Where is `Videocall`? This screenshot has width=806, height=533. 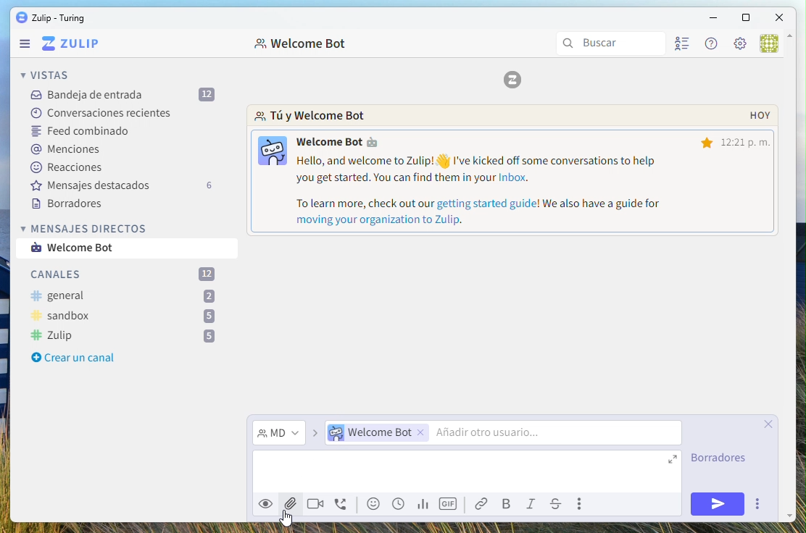 Videocall is located at coordinates (315, 503).